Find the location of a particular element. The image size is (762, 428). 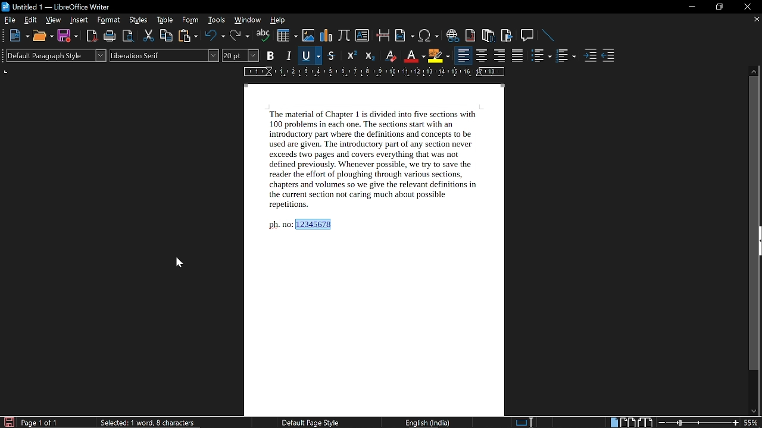

file is located at coordinates (11, 20).